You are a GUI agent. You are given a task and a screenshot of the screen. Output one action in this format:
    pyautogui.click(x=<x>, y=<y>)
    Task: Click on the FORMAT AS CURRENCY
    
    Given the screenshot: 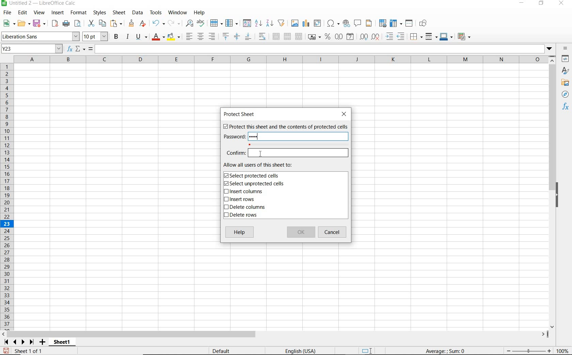 What is the action you would take?
    pyautogui.click(x=314, y=38)
    